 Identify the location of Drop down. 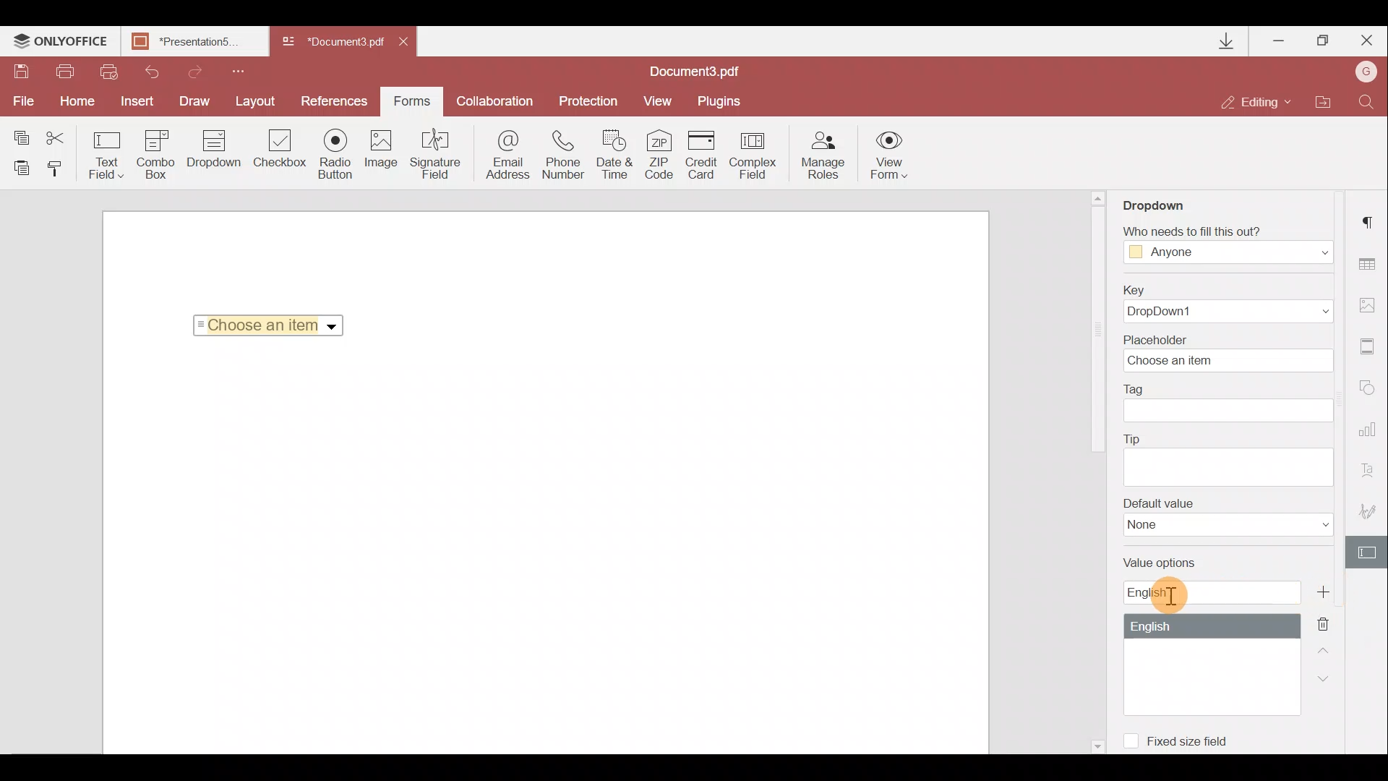
(214, 150).